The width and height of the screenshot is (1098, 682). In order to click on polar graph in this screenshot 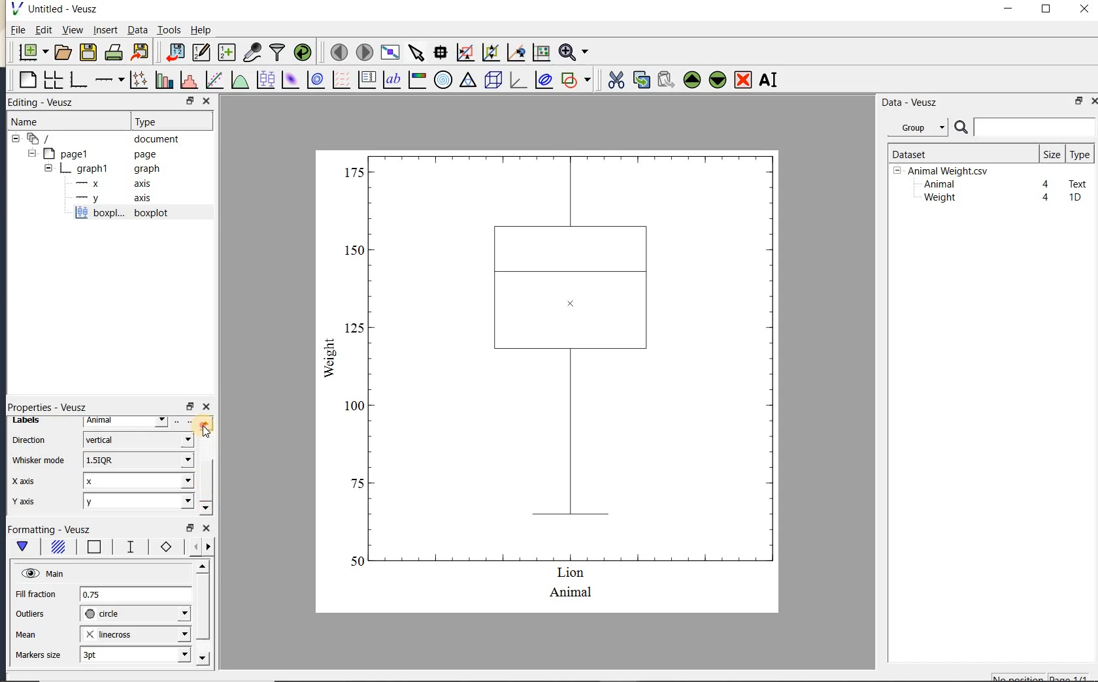, I will do `click(442, 80)`.